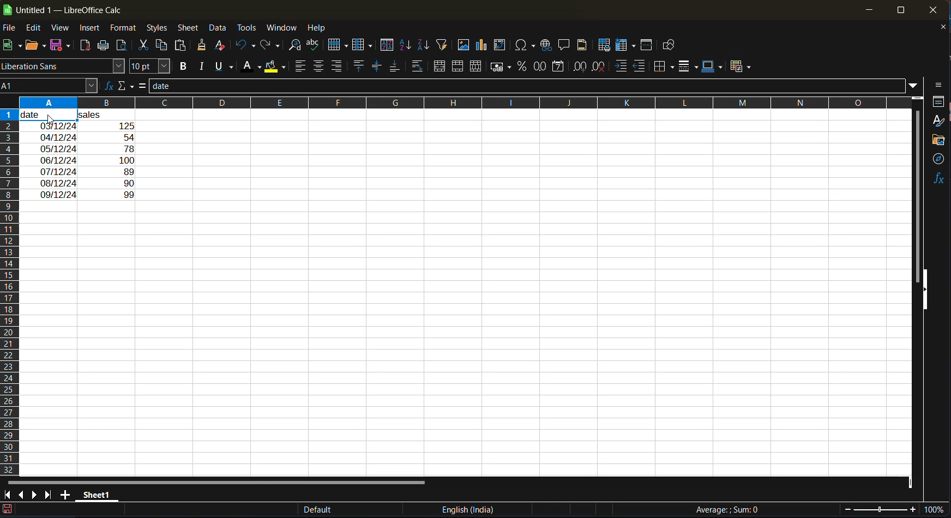 Image resolution: width=951 pixels, height=518 pixels. What do you see at coordinates (246, 46) in the screenshot?
I see `undo` at bounding box center [246, 46].